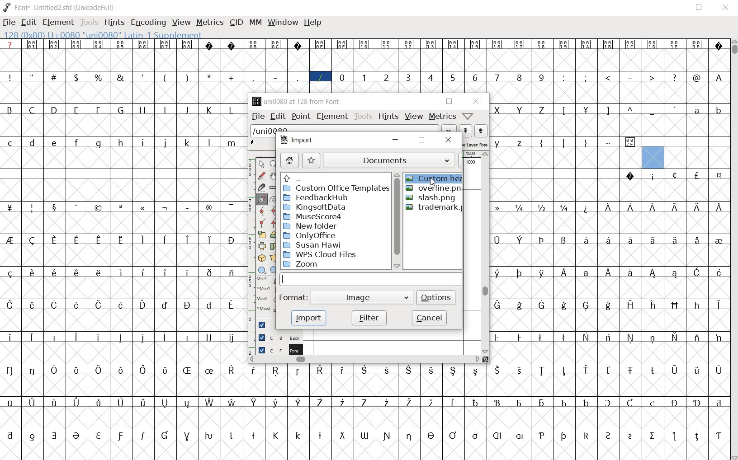 This screenshot has width=738, height=460. I want to click on glyph, so click(188, 143).